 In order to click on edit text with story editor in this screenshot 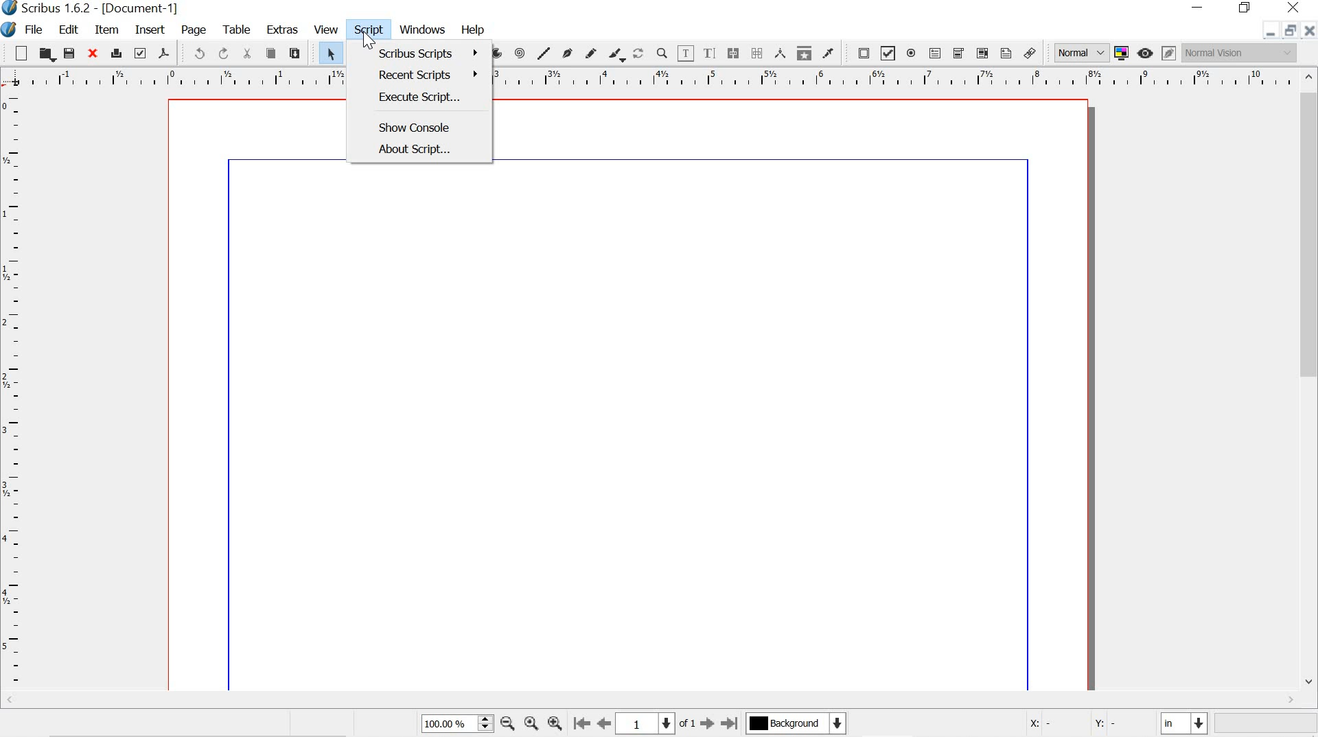, I will do `click(709, 54)`.